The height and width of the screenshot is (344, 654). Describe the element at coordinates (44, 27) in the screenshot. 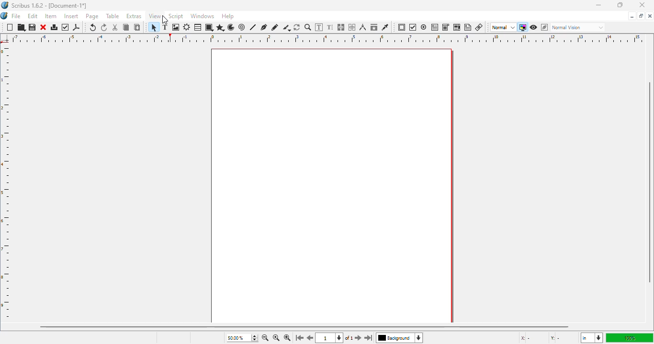

I see `close` at that location.